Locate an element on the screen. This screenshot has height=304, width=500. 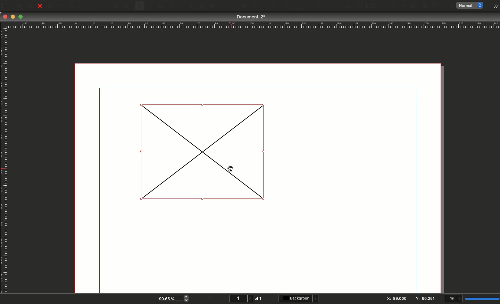
Shape is located at coordinates (193, 7).